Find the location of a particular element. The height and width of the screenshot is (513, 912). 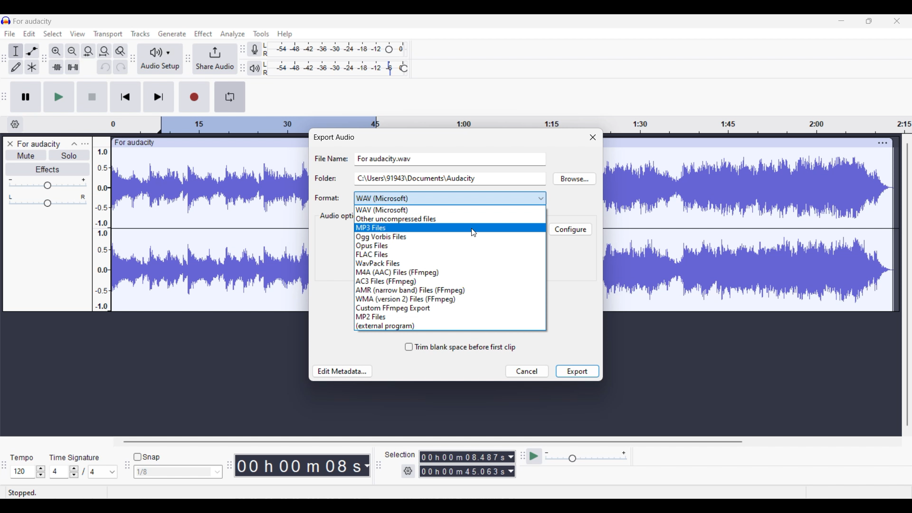

Export is located at coordinates (577, 371).